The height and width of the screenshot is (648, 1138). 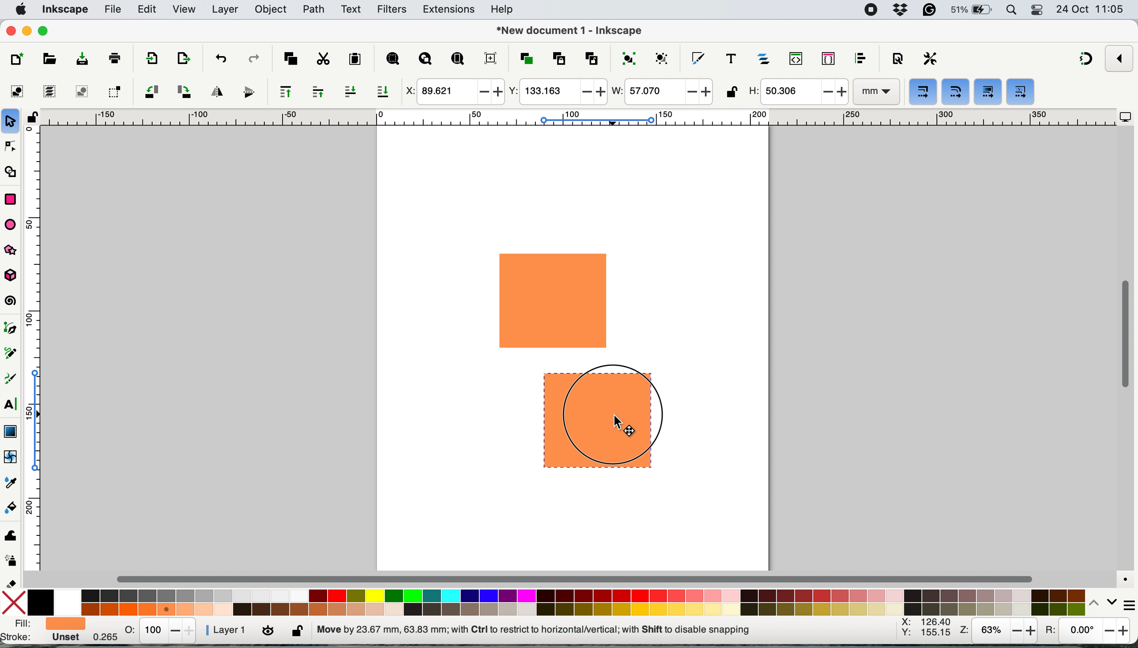 I want to click on fill and stroke, so click(x=42, y=632).